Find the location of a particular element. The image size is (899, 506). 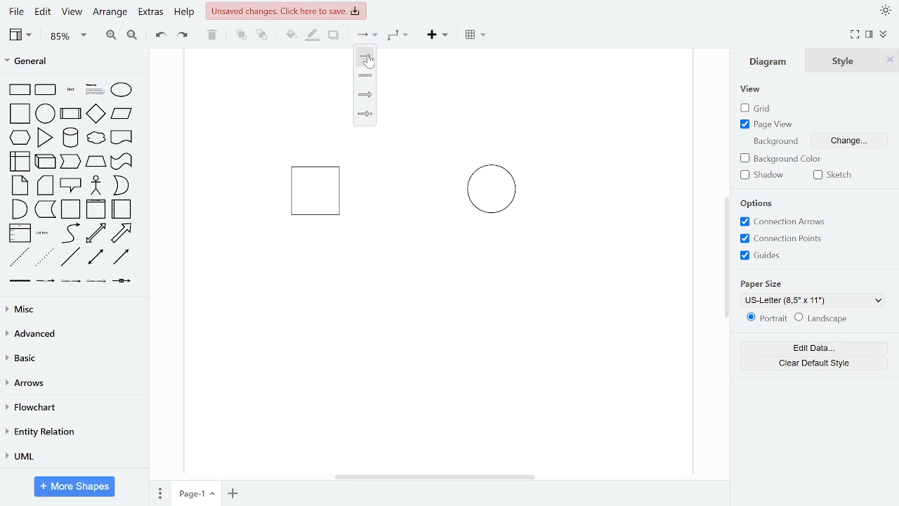

text is located at coordinates (72, 91).